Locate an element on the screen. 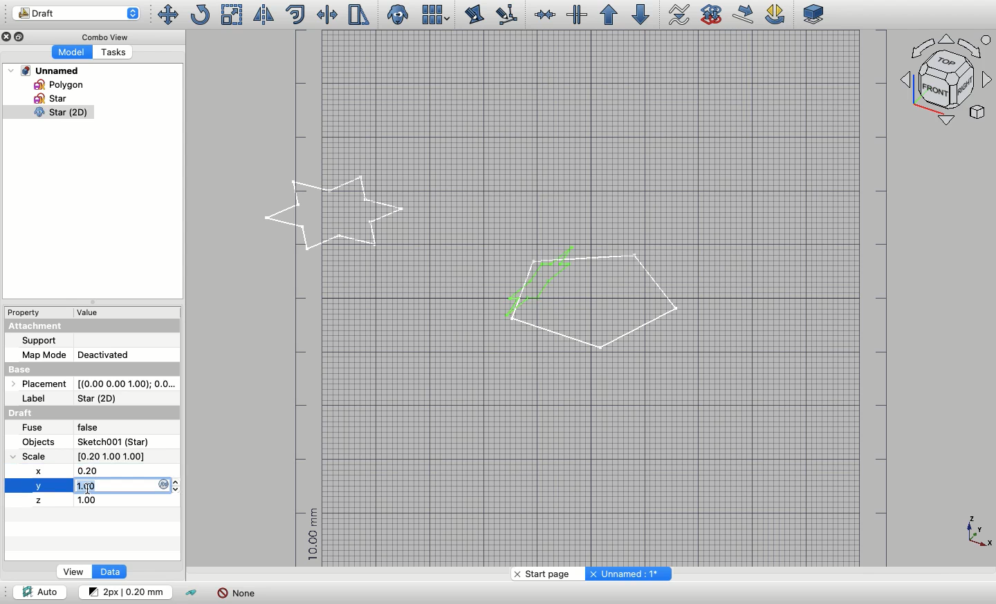  Split is located at coordinates (576, 15).